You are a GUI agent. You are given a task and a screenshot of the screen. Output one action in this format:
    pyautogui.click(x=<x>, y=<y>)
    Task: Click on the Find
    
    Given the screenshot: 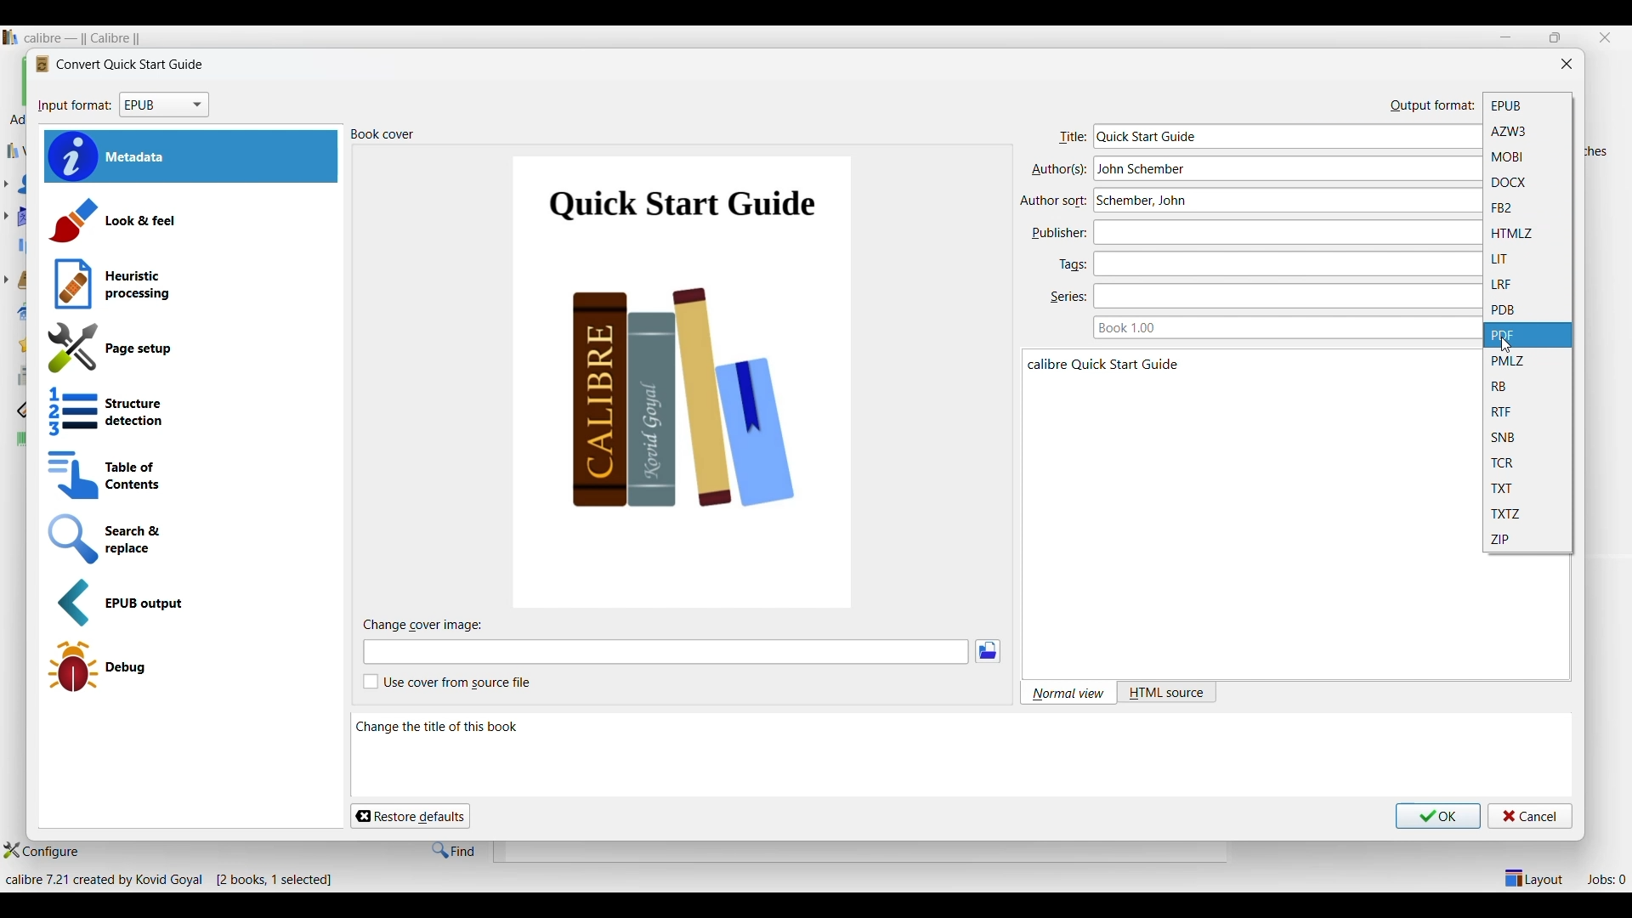 What is the action you would take?
    pyautogui.click(x=453, y=851)
    